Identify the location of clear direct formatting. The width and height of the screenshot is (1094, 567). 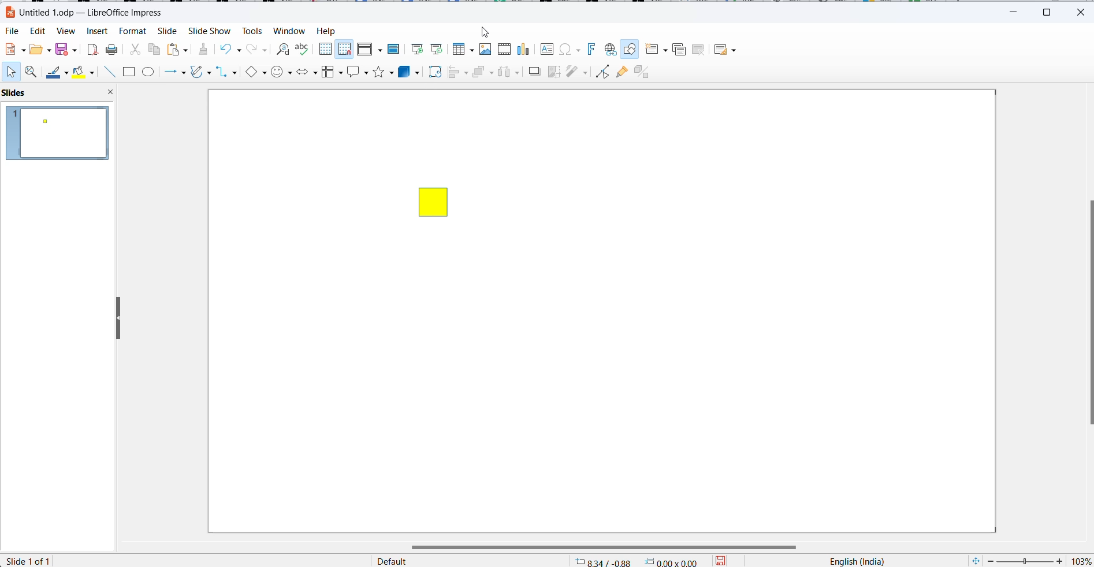
(202, 49).